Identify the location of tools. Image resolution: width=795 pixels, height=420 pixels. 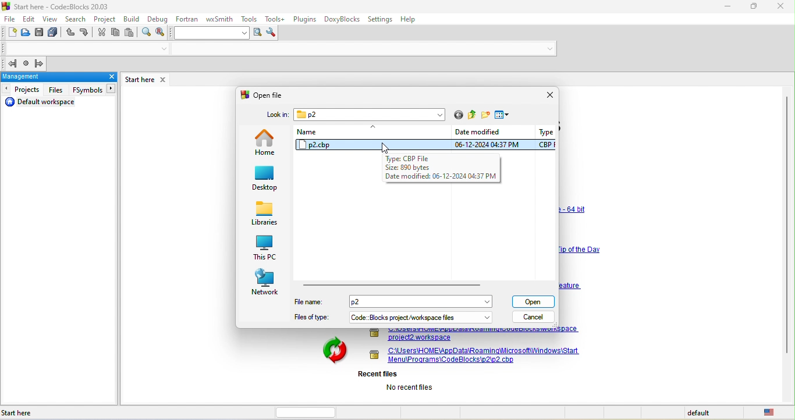
(249, 19).